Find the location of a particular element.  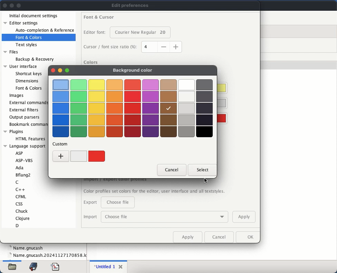

Color profiles set colors for the editor, user Interface and all textstyles. is located at coordinates (155, 192).